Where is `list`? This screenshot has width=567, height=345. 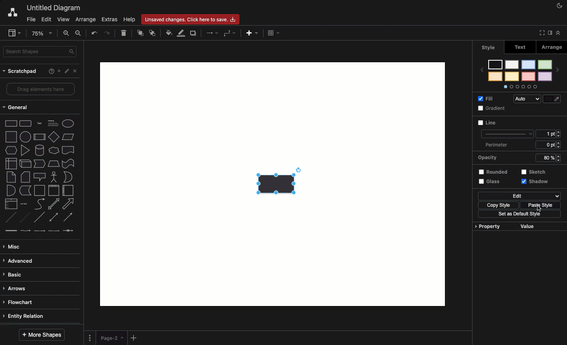 list is located at coordinates (10, 204).